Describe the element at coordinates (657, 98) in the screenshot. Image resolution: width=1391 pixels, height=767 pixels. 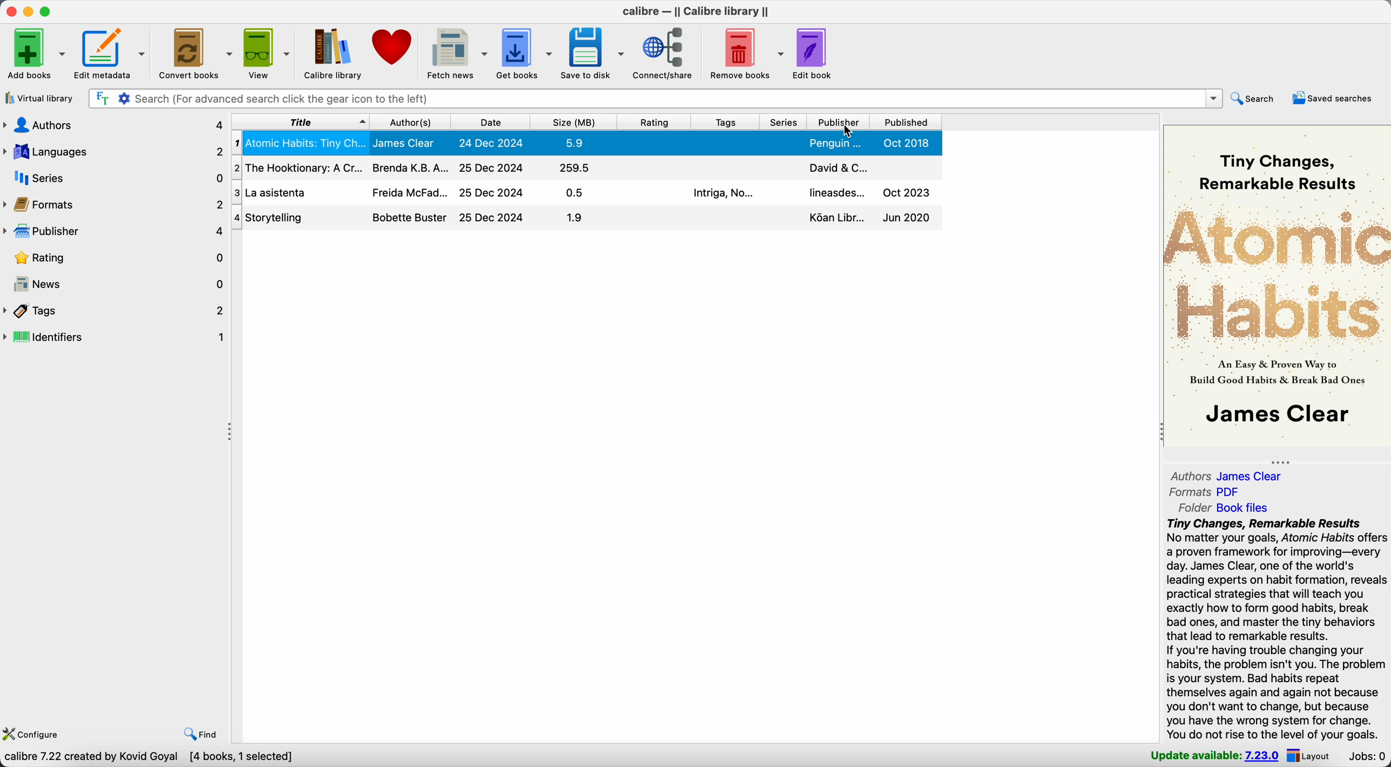
I see `search bar` at that location.